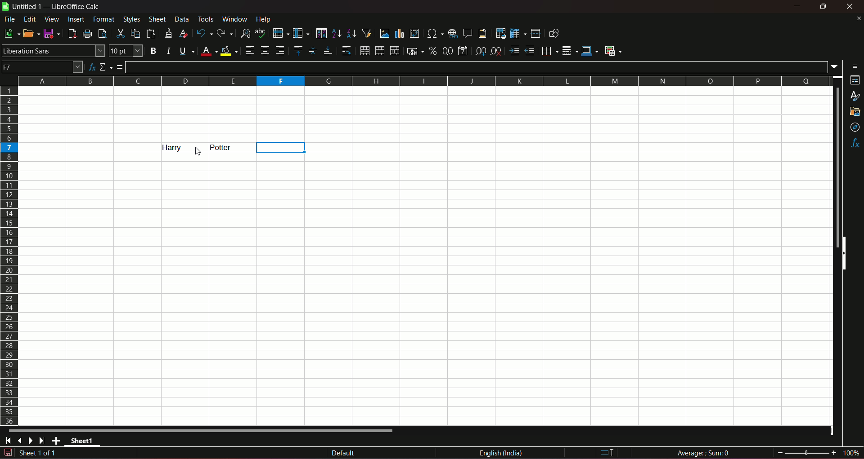 Image resolution: width=864 pixels, height=459 pixels. What do you see at coordinates (434, 32) in the screenshot?
I see `insert special character` at bounding box center [434, 32].